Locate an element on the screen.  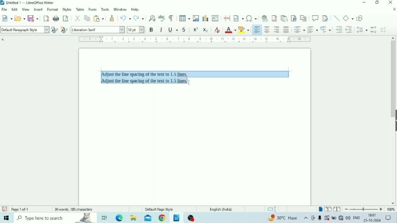
Google Chrome is located at coordinates (162, 218).